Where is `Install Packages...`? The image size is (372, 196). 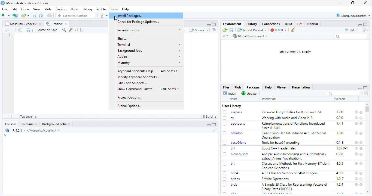
Install Packages... is located at coordinates (132, 16).